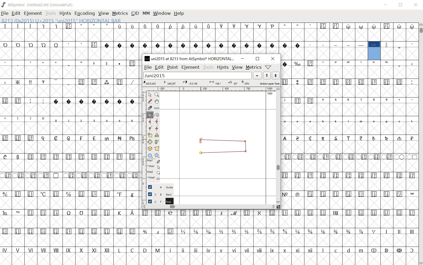 The height and width of the screenshot is (265, 423). What do you see at coordinates (276, 75) in the screenshot?
I see `show the previous word on the list` at bounding box center [276, 75].